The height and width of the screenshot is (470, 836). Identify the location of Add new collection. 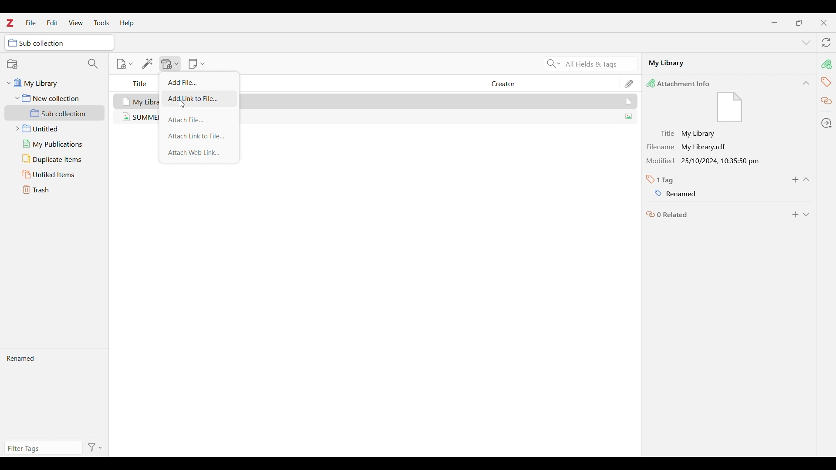
(12, 64).